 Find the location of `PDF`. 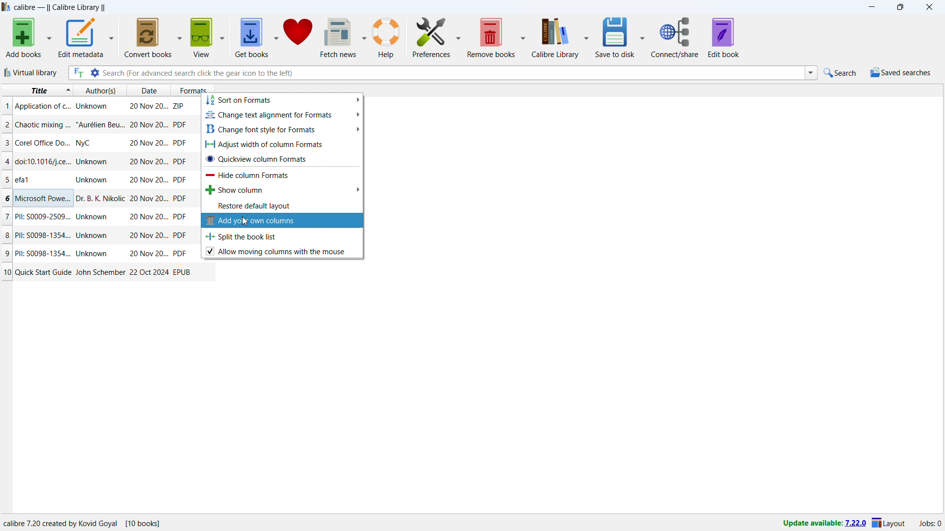

PDF is located at coordinates (181, 180).